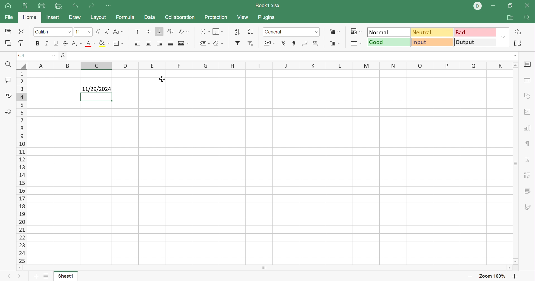 The width and height of the screenshot is (535, 281). I want to click on Output, so click(474, 42).